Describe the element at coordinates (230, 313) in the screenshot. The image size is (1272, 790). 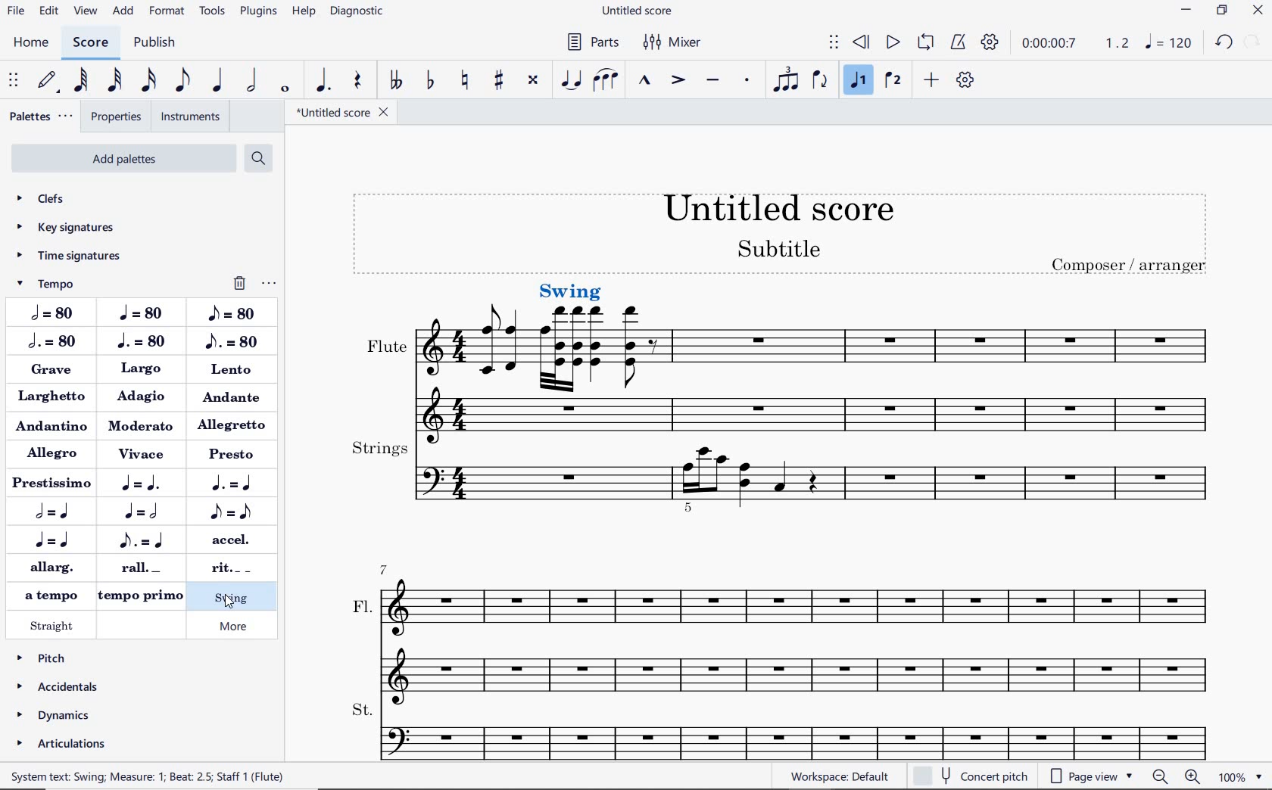
I see `EIGHTH NOTE` at that location.